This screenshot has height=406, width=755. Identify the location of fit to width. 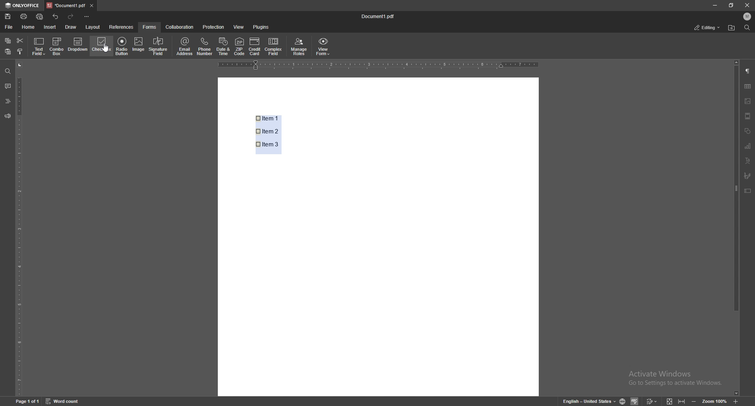
(681, 400).